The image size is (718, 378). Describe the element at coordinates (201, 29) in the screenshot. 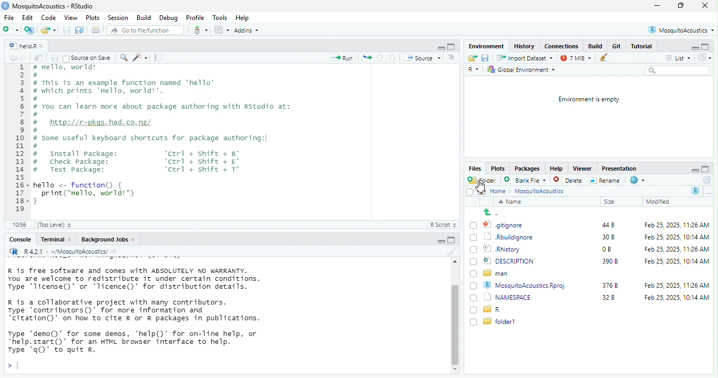

I see `git` at that location.